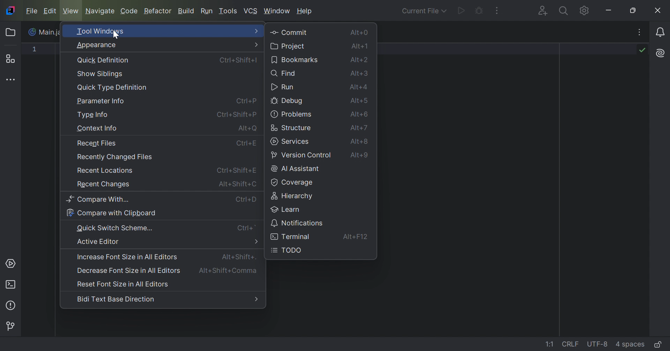 Image resolution: width=670 pixels, height=351 pixels. Describe the element at coordinates (639, 33) in the screenshot. I see `Recent Files, Tab Actions, and More` at that location.